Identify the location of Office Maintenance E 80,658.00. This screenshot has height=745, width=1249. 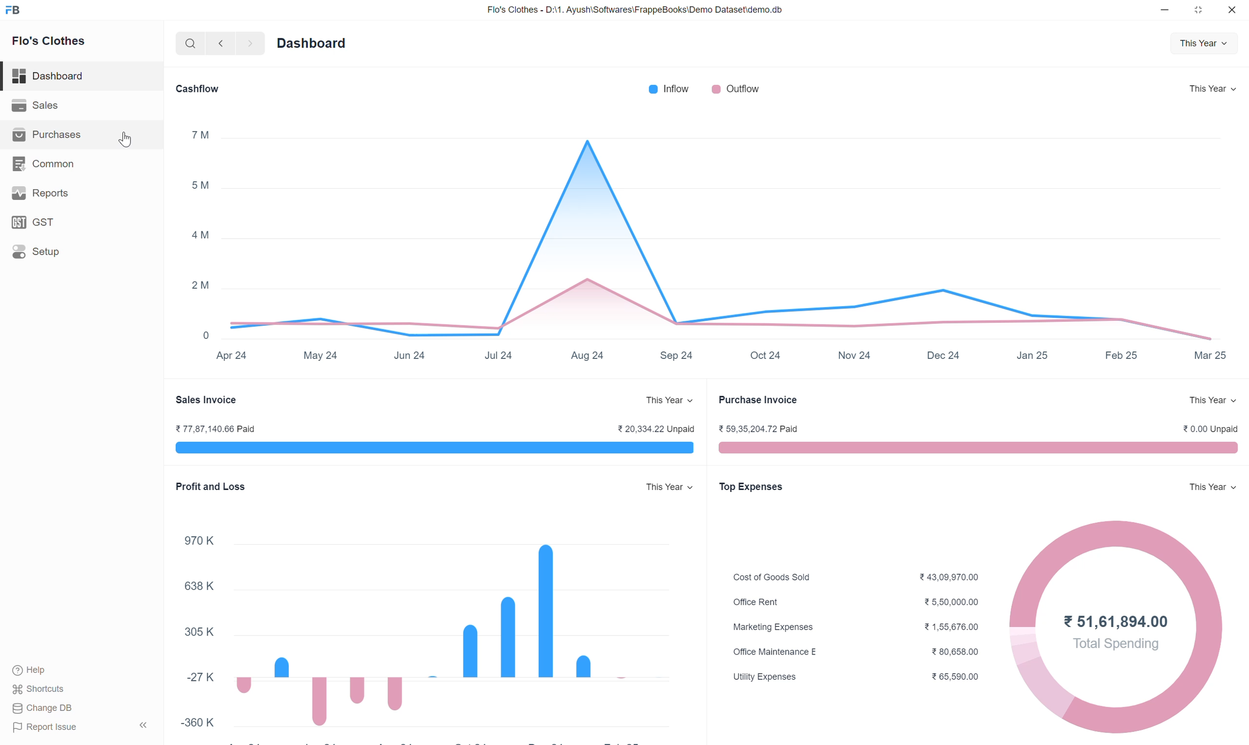
(856, 652).